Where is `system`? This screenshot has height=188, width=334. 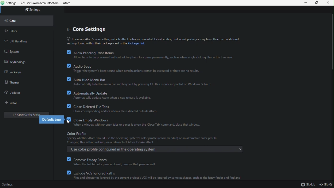 system is located at coordinates (11, 51).